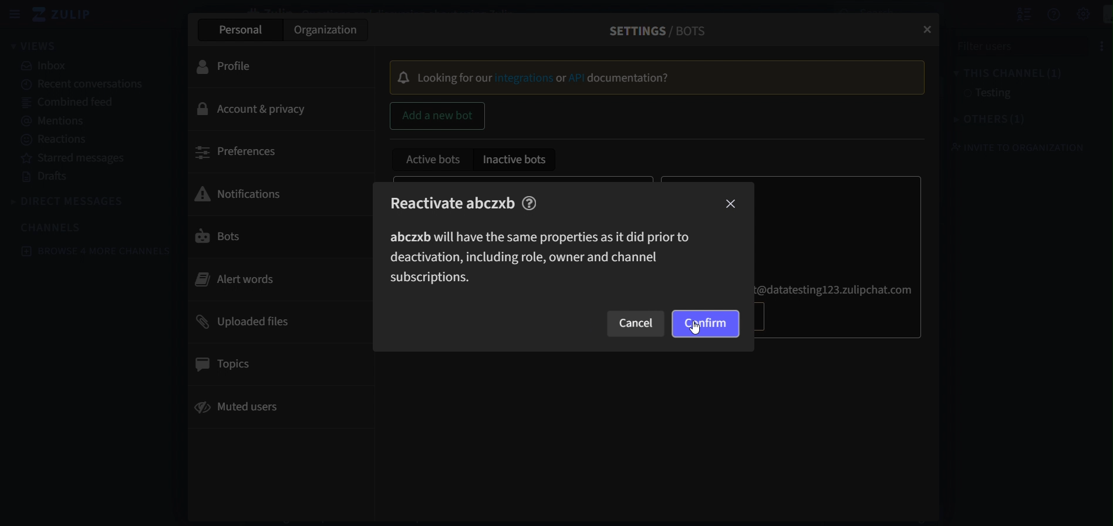 The image size is (1113, 526). Describe the element at coordinates (68, 101) in the screenshot. I see `combined feed` at that location.